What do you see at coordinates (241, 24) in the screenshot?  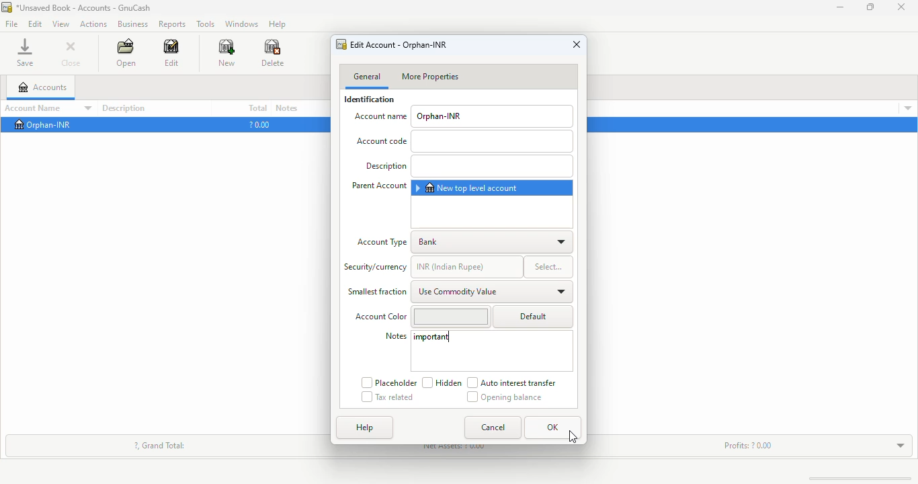 I see `windows` at bounding box center [241, 24].